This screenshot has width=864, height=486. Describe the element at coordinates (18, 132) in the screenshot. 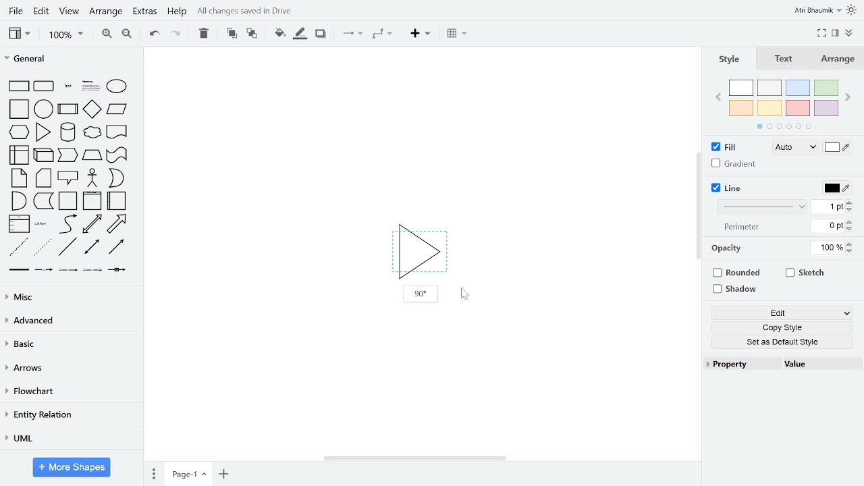

I see `hexagon` at that location.